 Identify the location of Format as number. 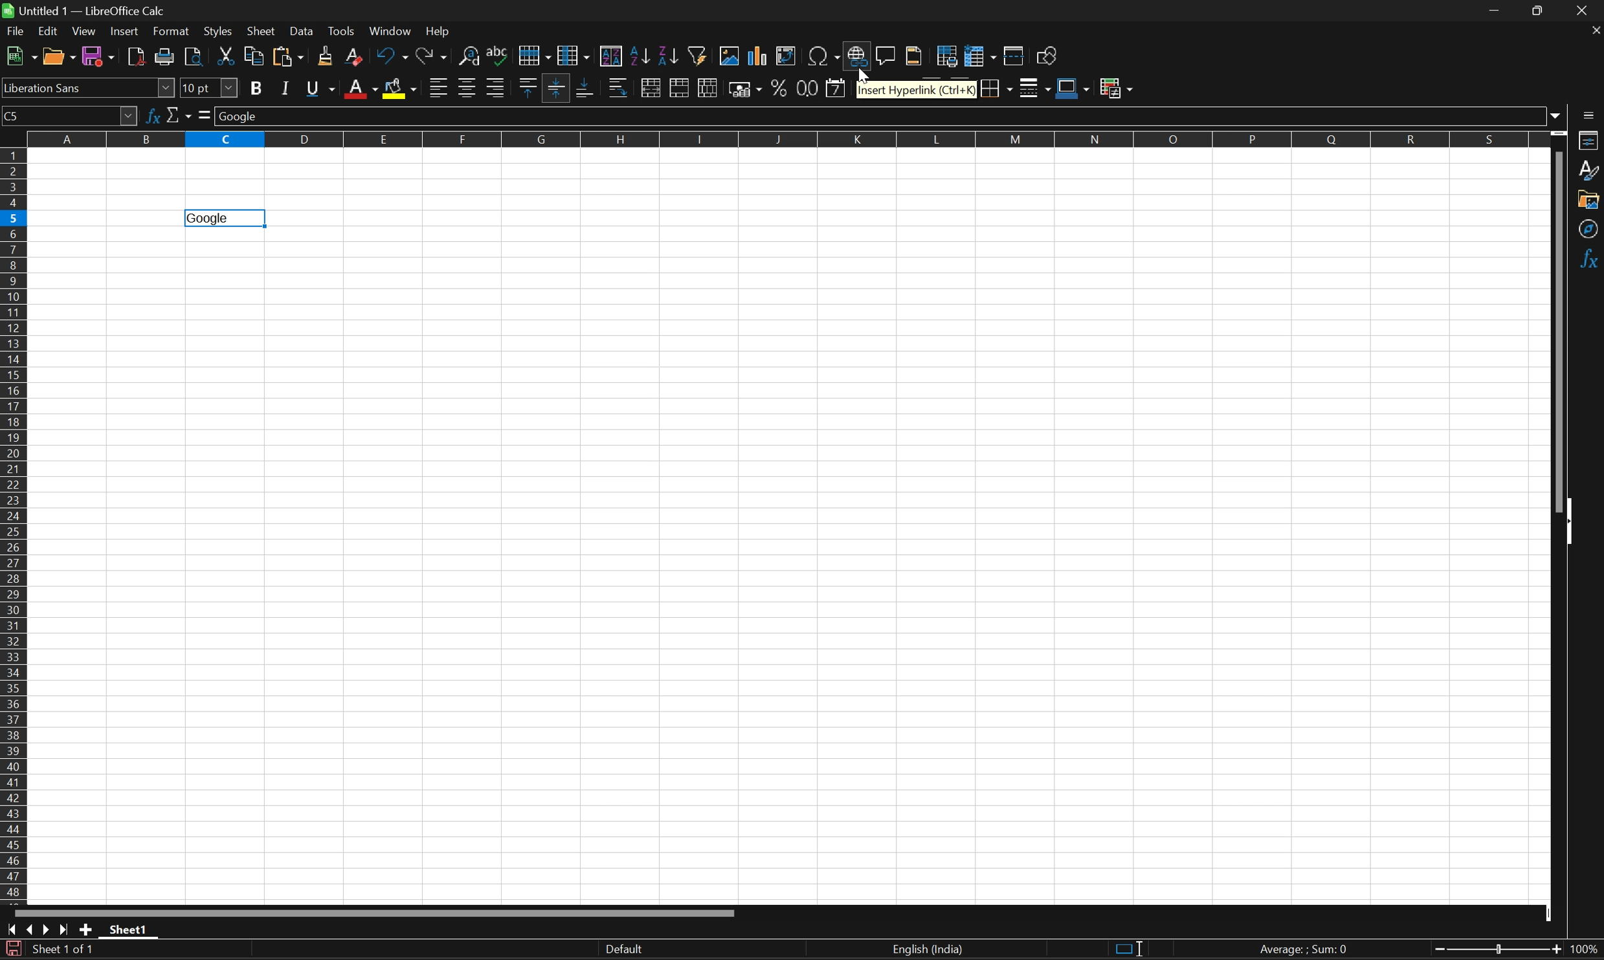
(806, 89).